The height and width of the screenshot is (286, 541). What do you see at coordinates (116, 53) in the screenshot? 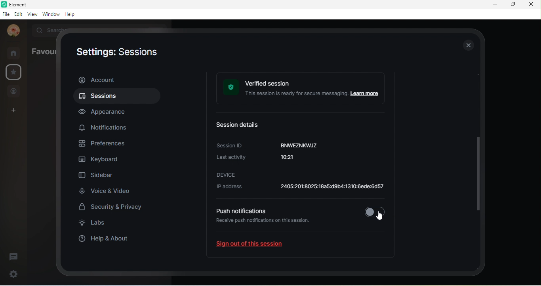
I see `settings : sessions` at bounding box center [116, 53].